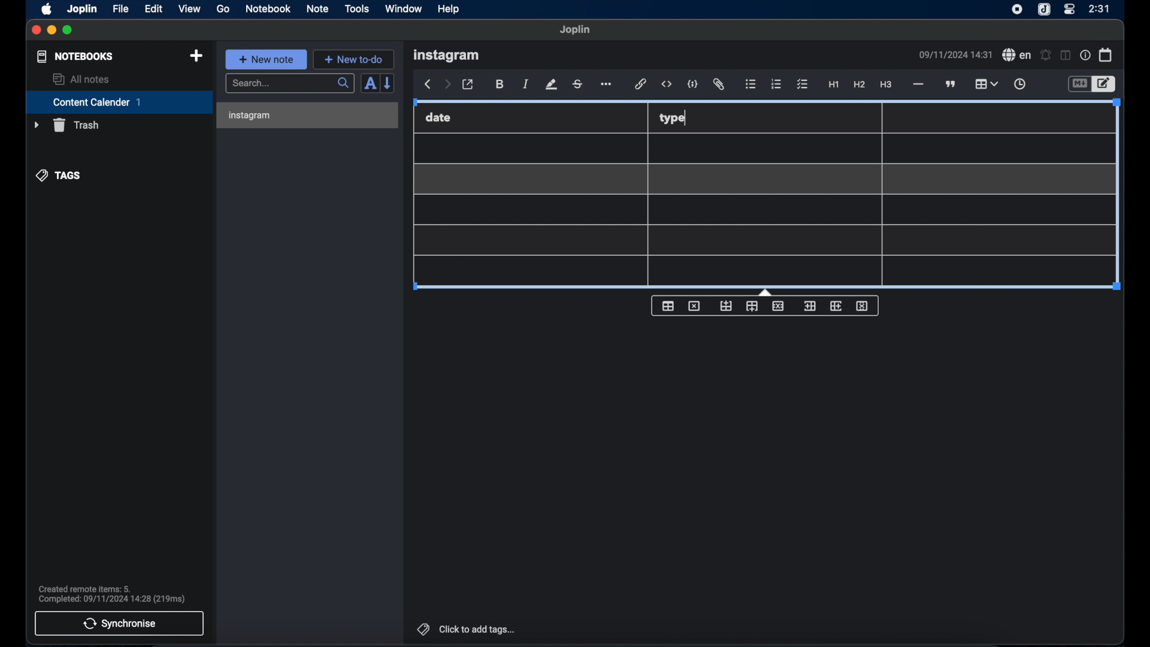 The width and height of the screenshot is (1150, 647). What do you see at coordinates (35, 31) in the screenshot?
I see `close` at bounding box center [35, 31].